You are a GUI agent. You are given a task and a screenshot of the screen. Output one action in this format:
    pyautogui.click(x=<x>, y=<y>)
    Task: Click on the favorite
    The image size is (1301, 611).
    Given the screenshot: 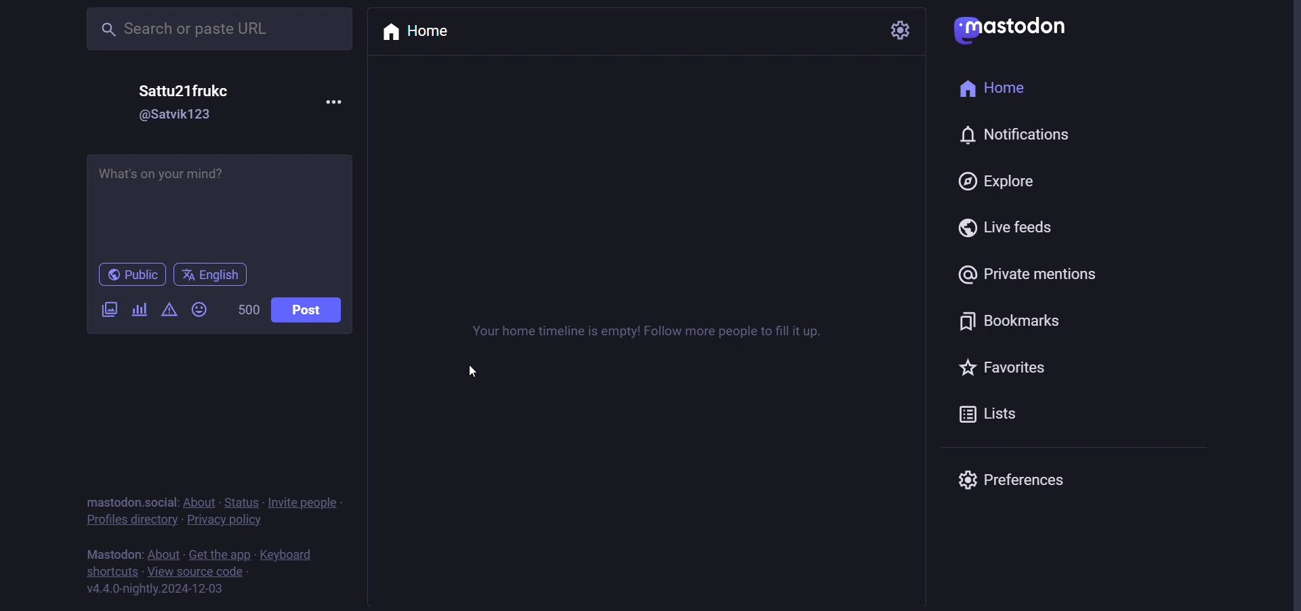 What is the action you would take?
    pyautogui.click(x=1005, y=368)
    